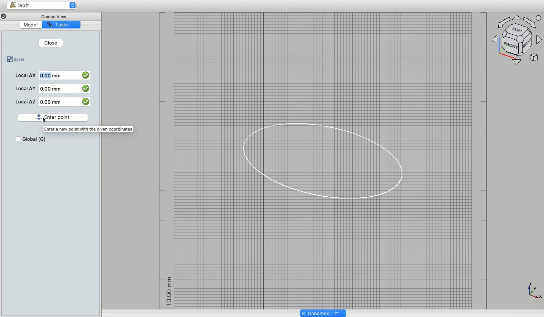 The width and height of the screenshot is (544, 317). I want to click on Local X, so click(25, 75).